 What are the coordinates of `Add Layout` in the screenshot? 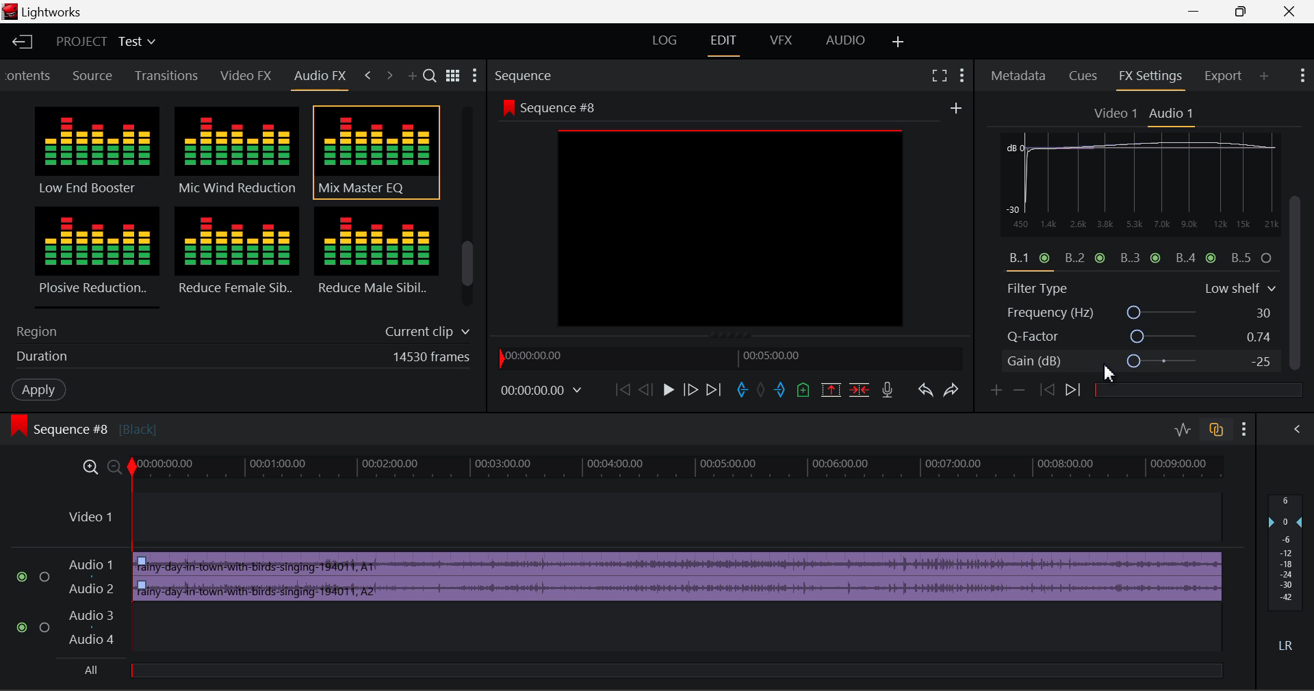 It's located at (896, 41).